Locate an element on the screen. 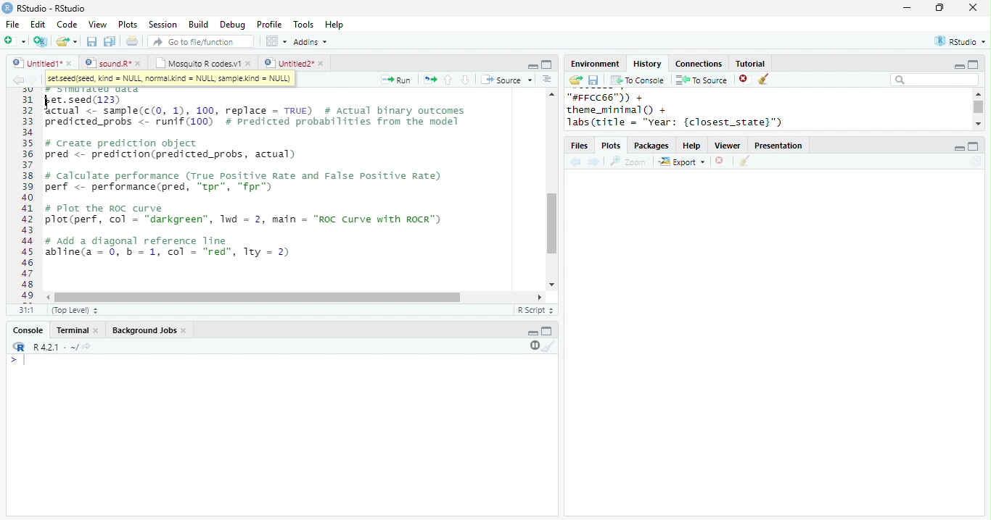 This screenshot has height=520, width=991. new project is located at coordinates (41, 41).